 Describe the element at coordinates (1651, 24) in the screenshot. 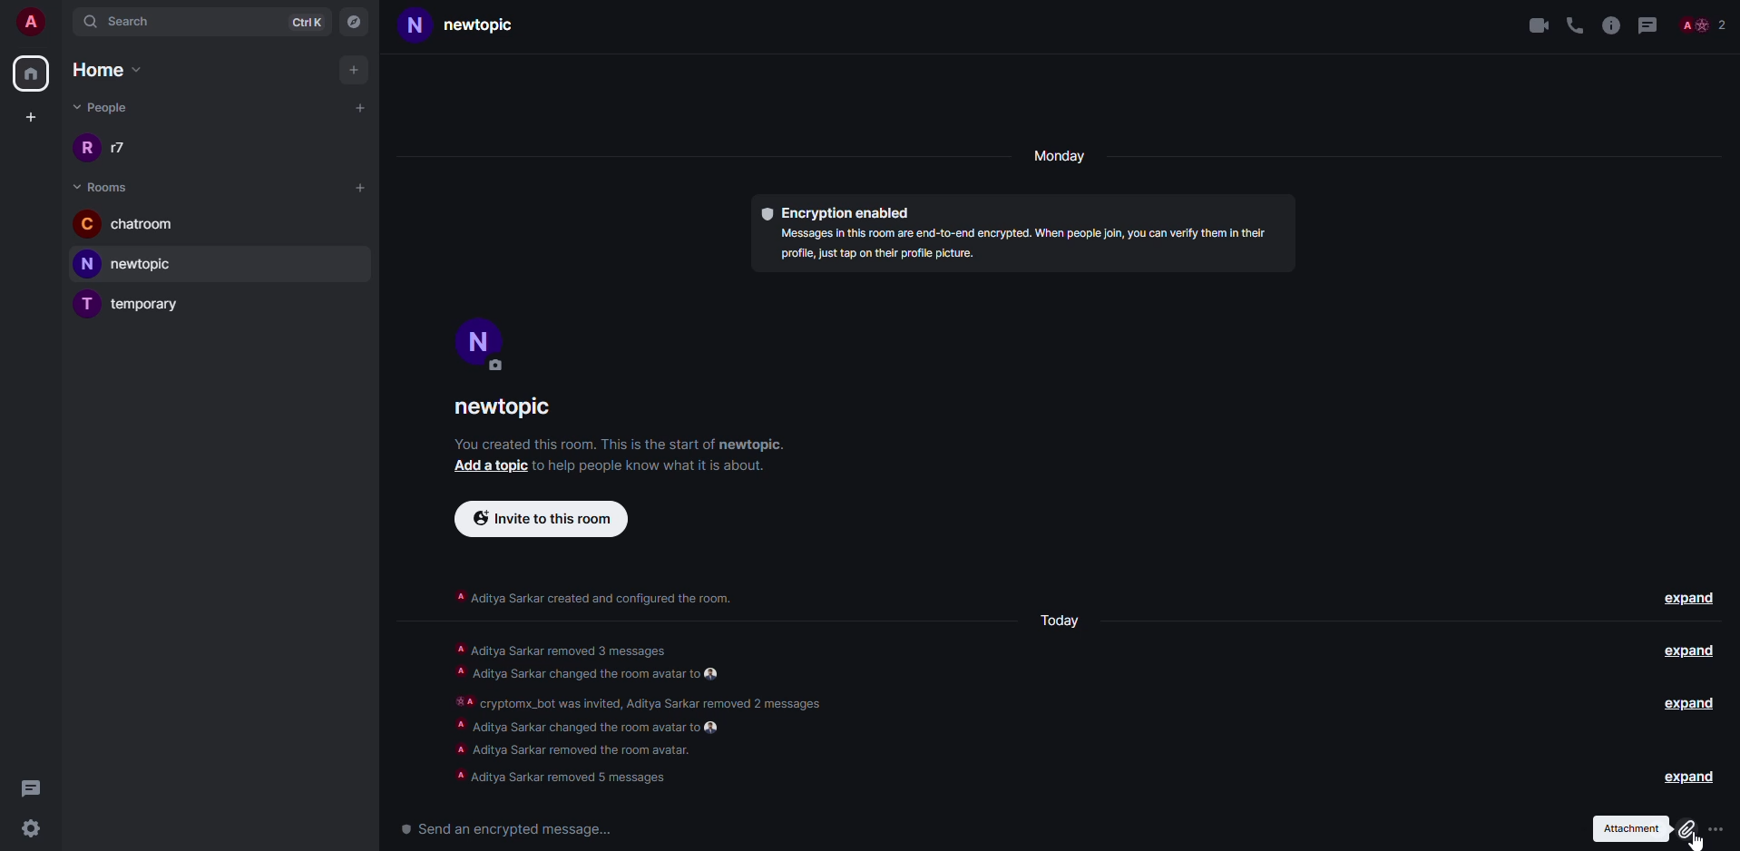

I see `threads` at that location.